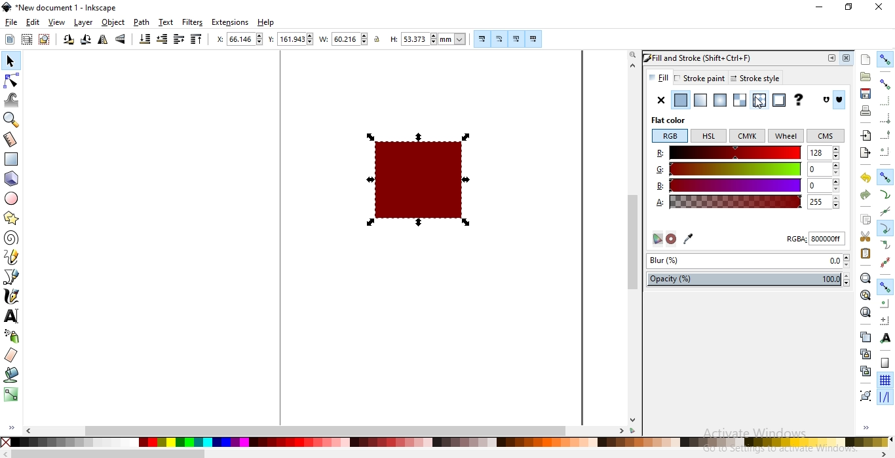 The width and height of the screenshot is (895, 458). I want to click on lower selection to bottom, so click(145, 39).